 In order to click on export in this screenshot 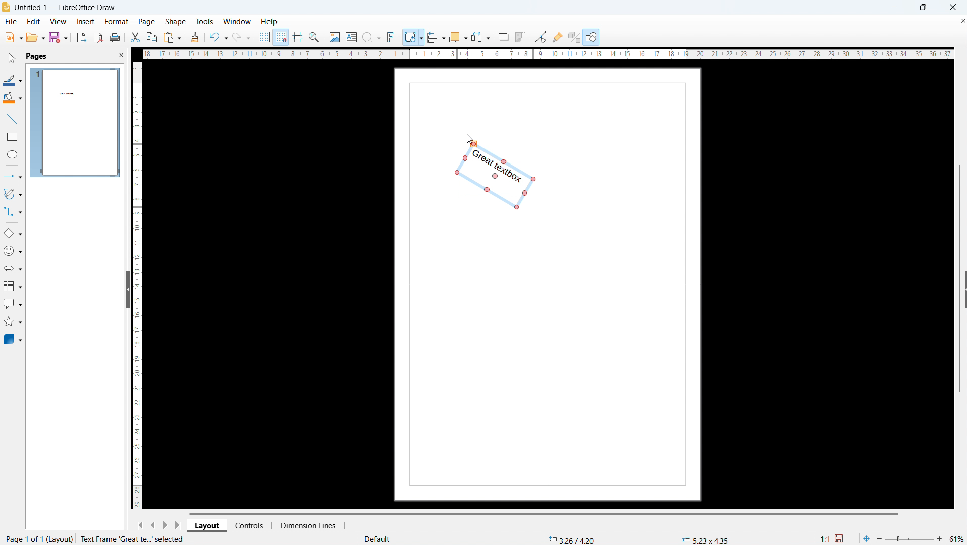, I will do `click(82, 37)`.